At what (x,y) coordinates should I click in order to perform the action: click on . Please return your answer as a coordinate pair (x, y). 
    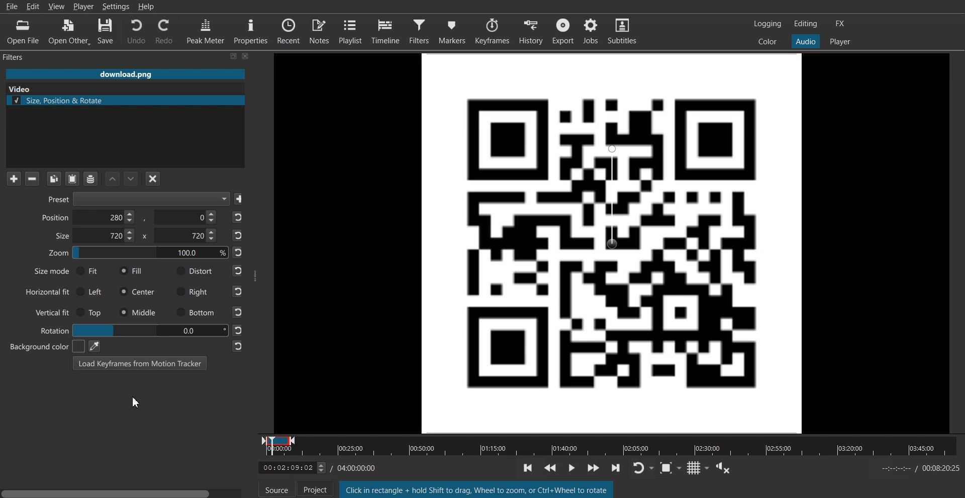
    Looking at the image, I should click on (591, 31).